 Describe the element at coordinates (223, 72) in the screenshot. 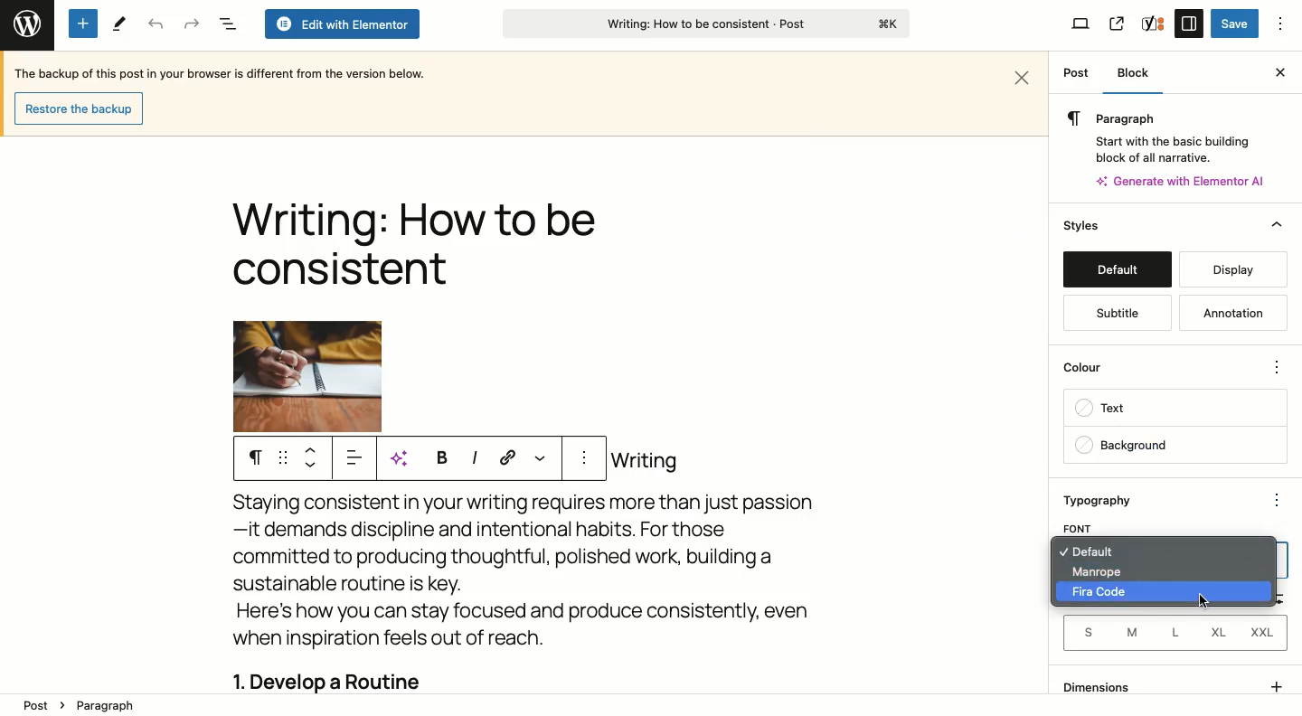

I see `Backup text` at that location.